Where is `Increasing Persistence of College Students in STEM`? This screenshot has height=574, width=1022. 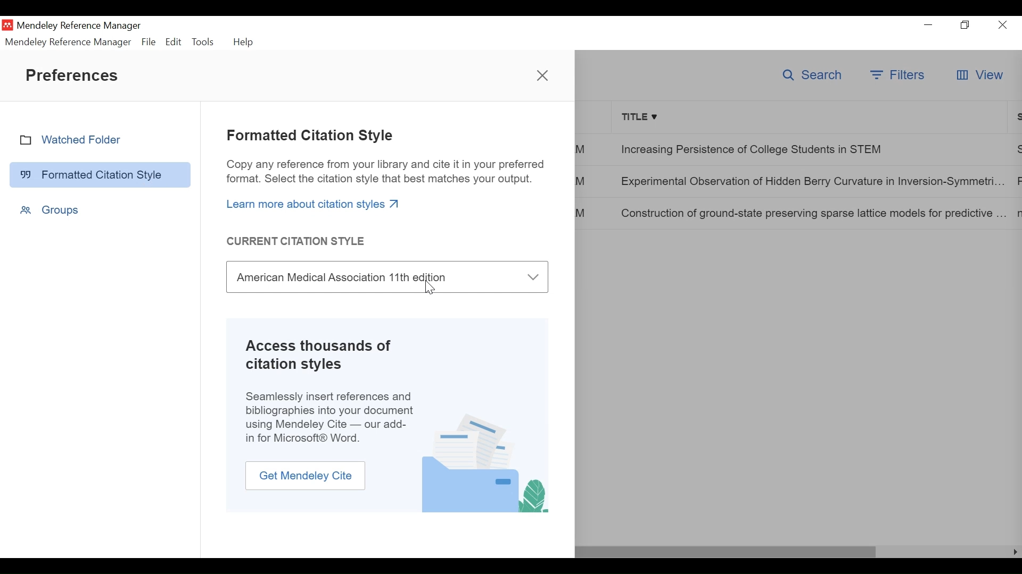
Increasing Persistence of College Students in STEM is located at coordinates (809, 148).